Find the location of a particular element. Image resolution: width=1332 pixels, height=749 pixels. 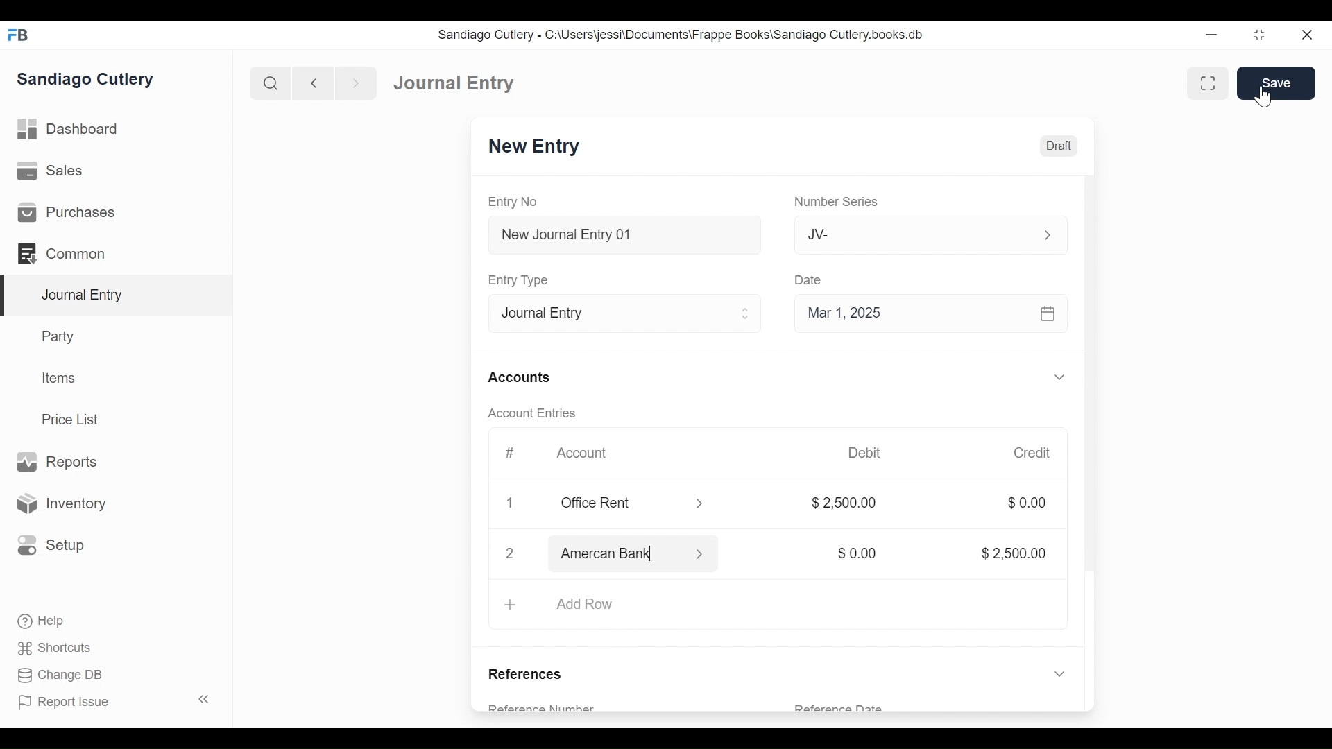

Dashboard is located at coordinates (449, 81).